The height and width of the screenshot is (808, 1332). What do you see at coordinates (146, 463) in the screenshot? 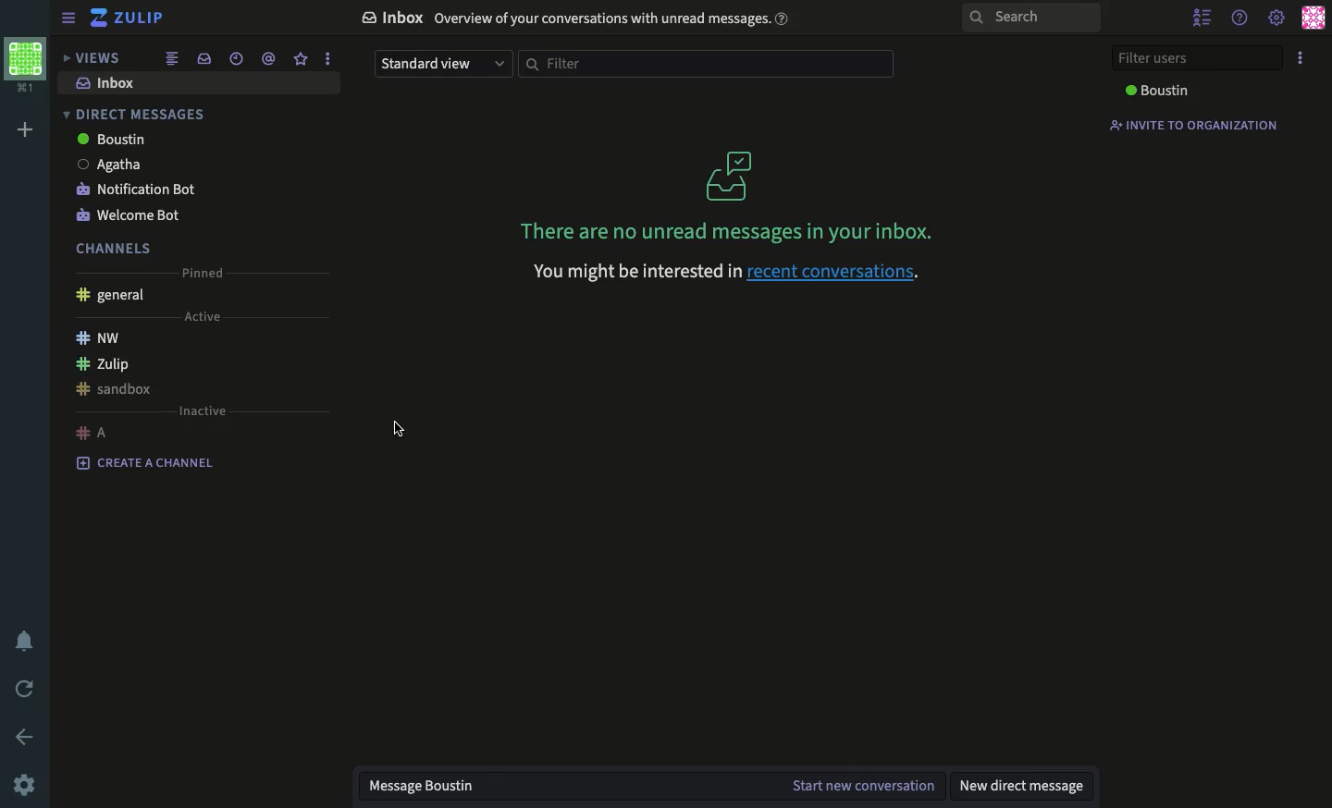
I see `create a channel` at bounding box center [146, 463].